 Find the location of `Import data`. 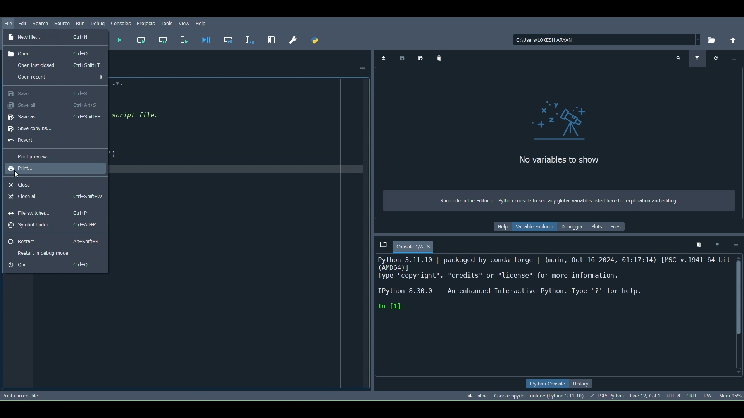

Import data is located at coordinates (383, 58).